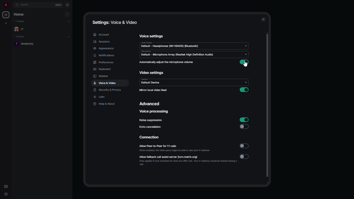 Image resolution: width=354 pixels, height=199 pixels. Describe the element at coordinates (152, 120) in the screenshot. I see `noise suppression` at that location.